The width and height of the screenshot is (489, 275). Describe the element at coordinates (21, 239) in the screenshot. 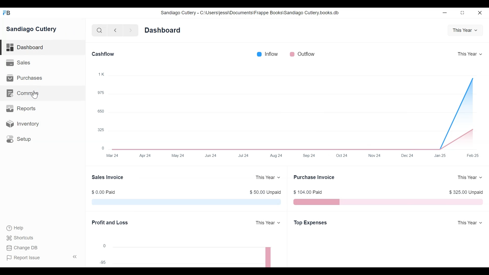

I see `Shortcuts` at that location.